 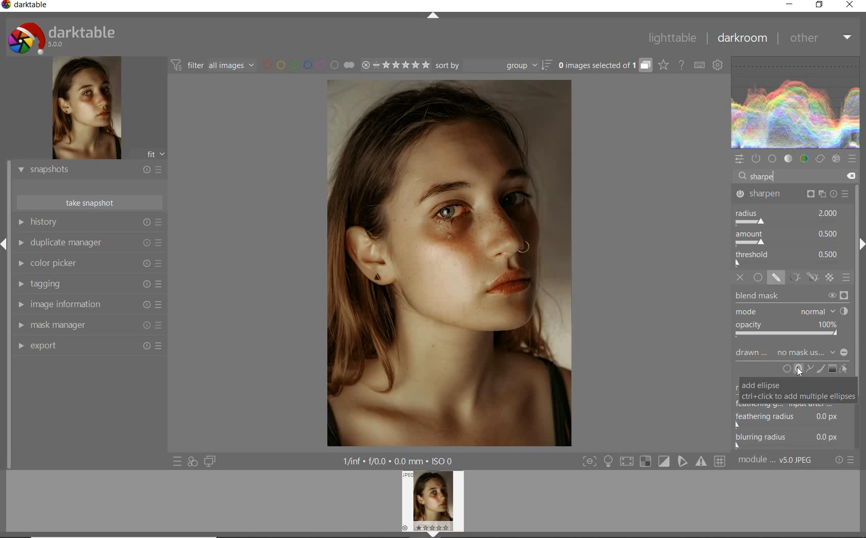 I want to click on OFF, so click(x=741, y=277).